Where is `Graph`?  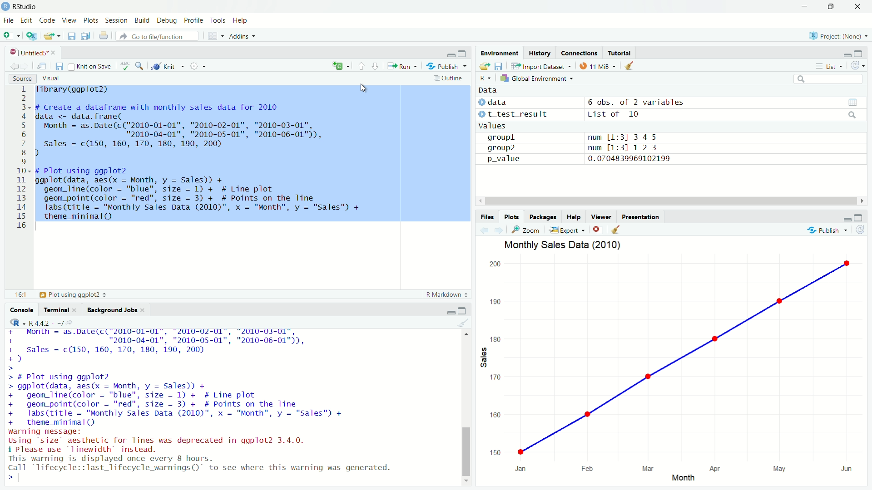
Graph is located at coordinates (678, 372).